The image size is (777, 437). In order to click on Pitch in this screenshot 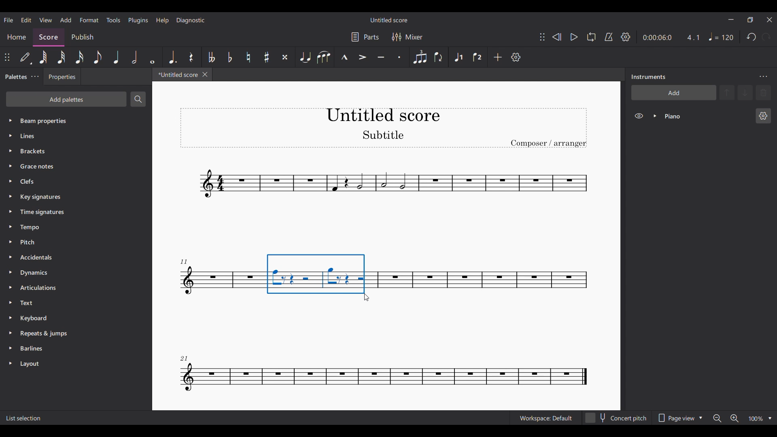, I will do `click(69, 242)`.